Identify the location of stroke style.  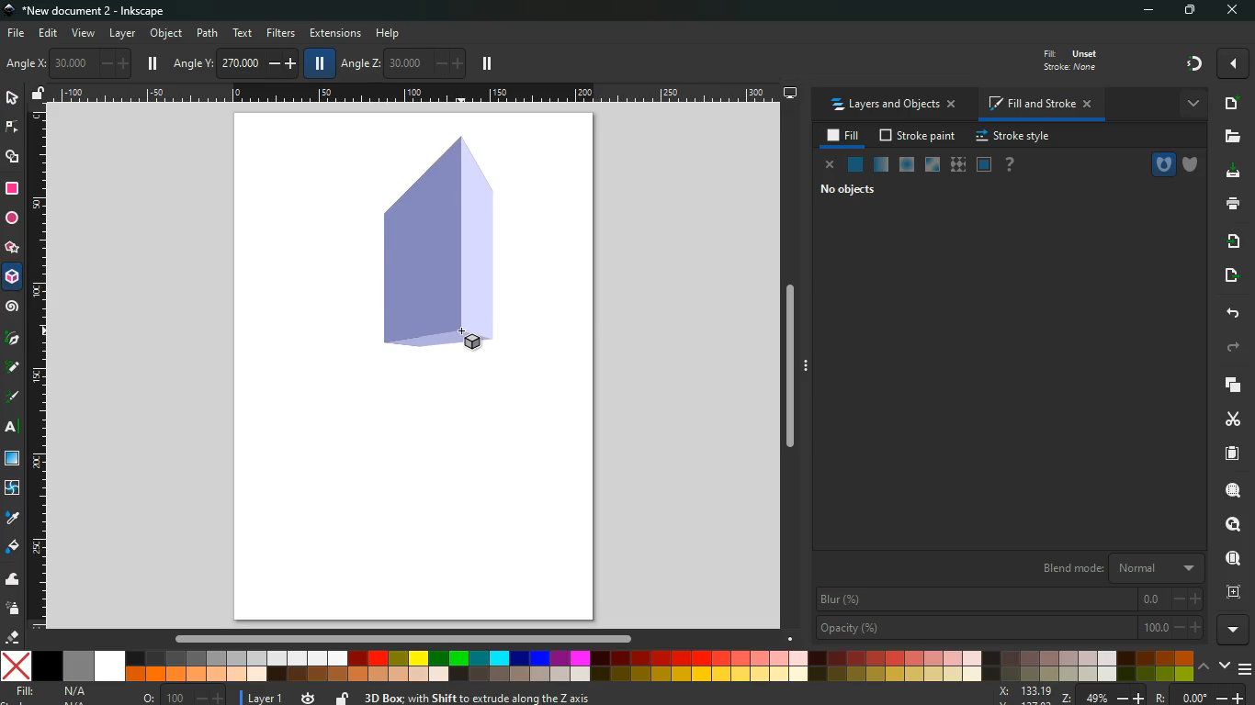
(1012, 137).